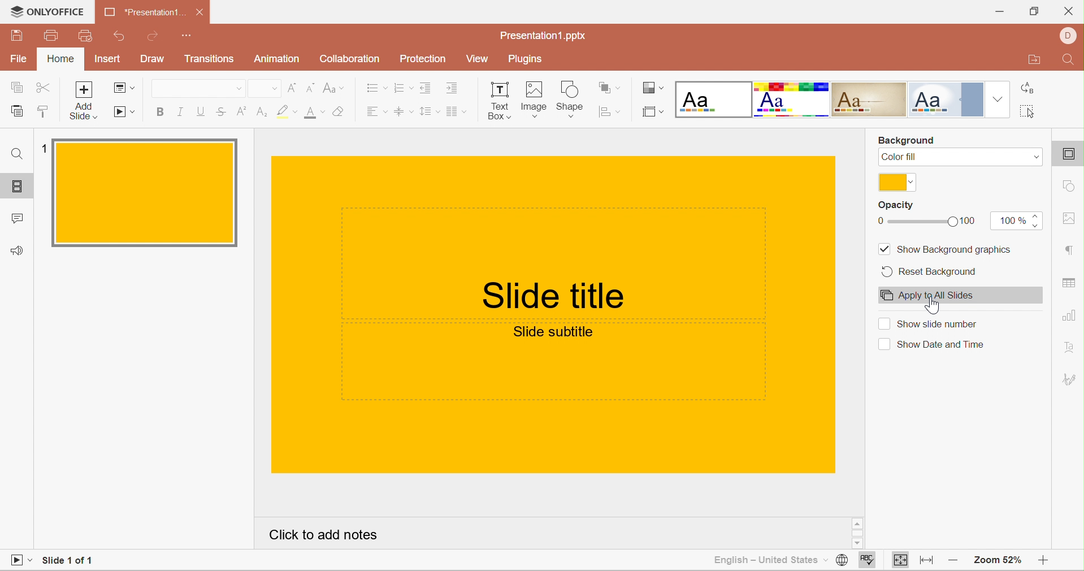  I want to click on Drop Down, so click(998, 97).